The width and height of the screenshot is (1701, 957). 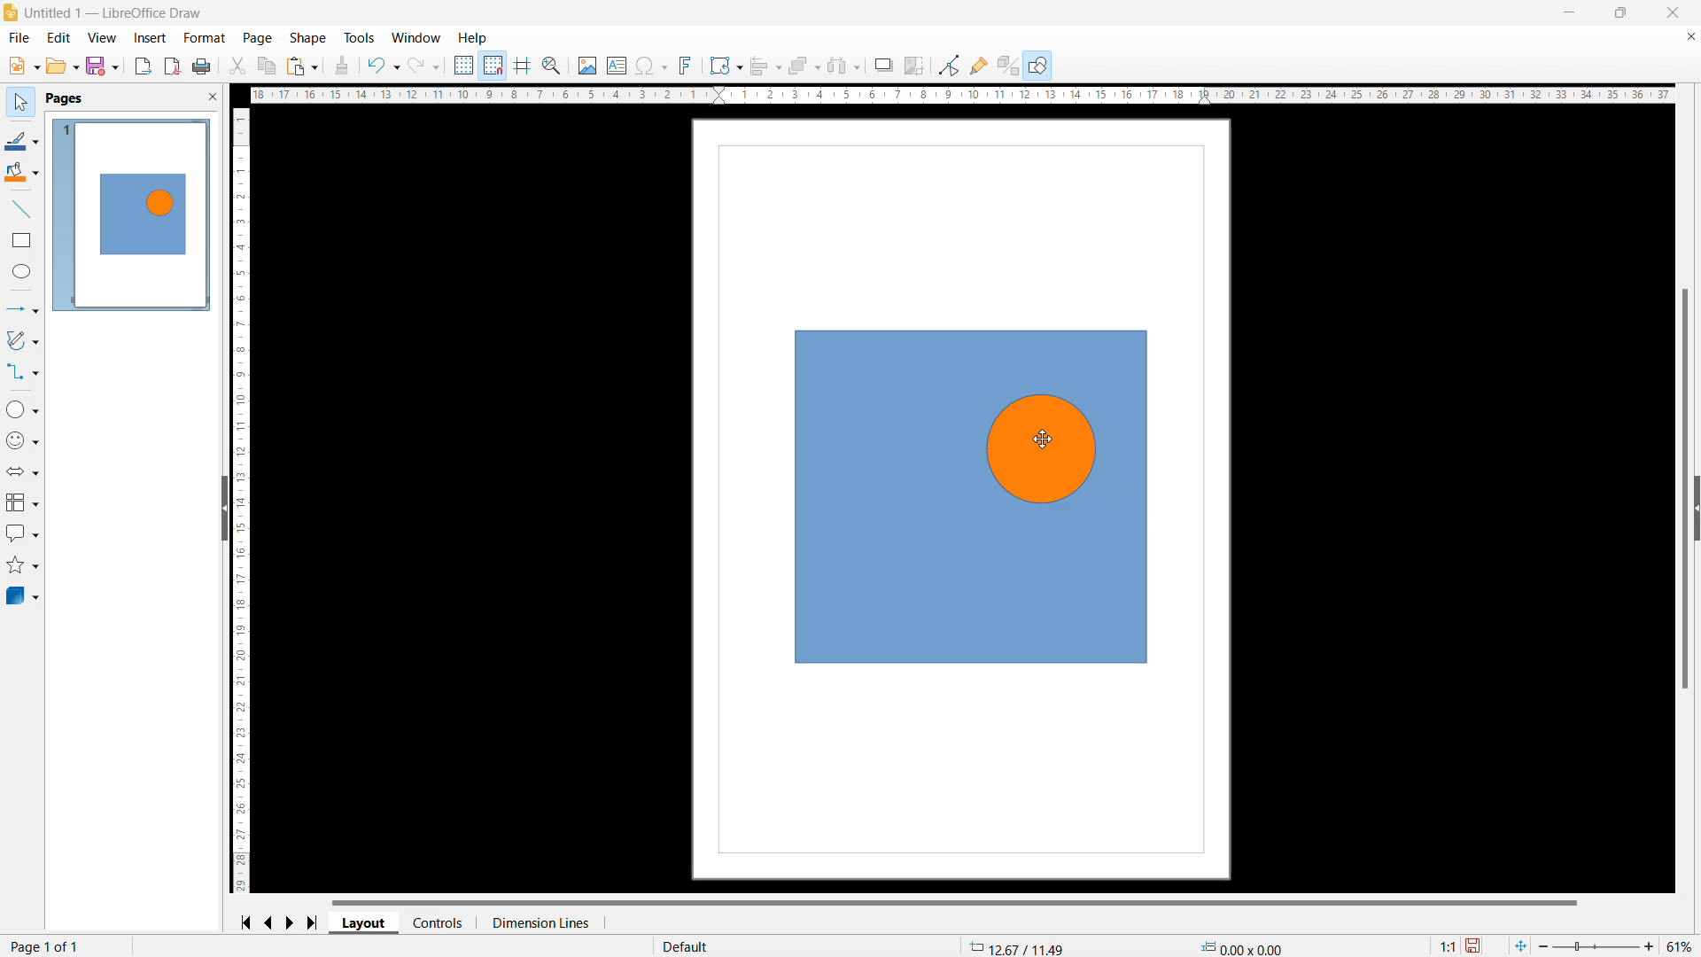 What do you see at coordinates (22, 408) in the screenshot?
I see `basic shapes` at bounding box center [22, 408].